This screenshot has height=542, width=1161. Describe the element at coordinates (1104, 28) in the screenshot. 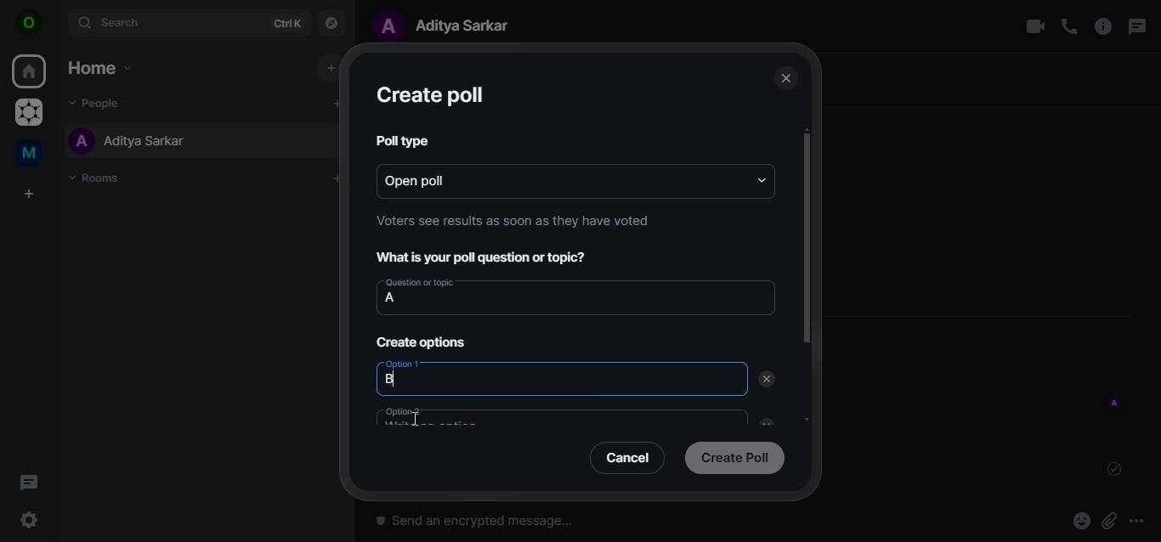

I see `room options` at that location.